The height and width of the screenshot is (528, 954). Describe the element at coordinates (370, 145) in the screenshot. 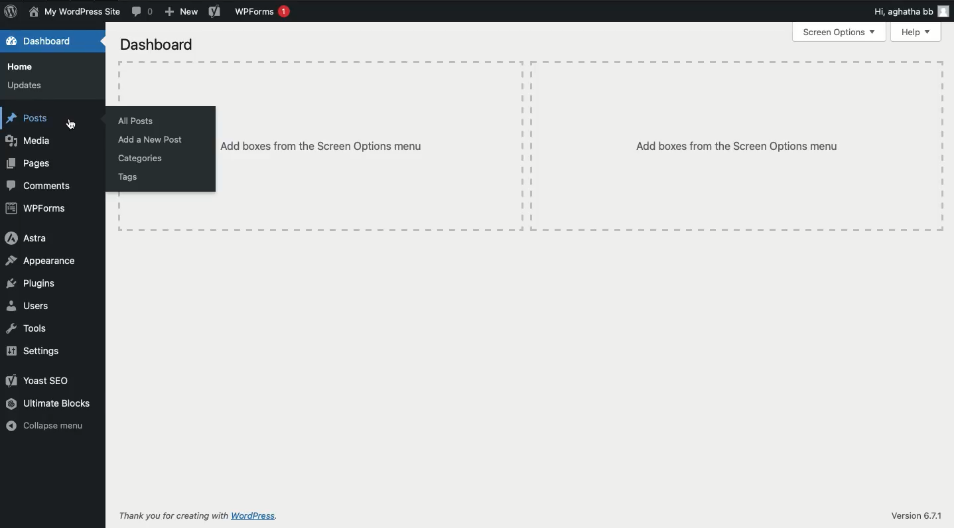

I see `` at that location.